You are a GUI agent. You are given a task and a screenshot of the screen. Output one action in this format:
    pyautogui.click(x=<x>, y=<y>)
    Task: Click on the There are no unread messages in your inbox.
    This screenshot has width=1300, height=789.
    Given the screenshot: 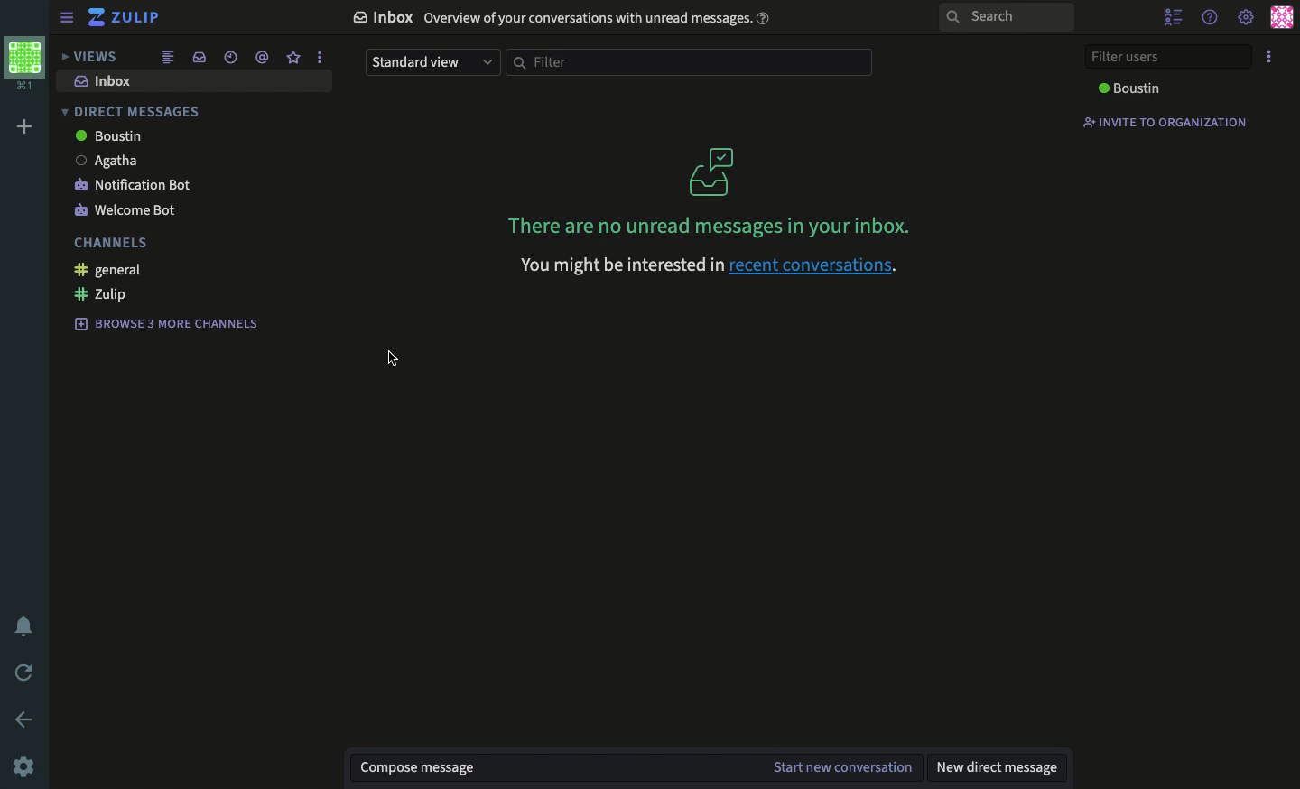 What is the action you would take?
    pyautogui.click(x=713, y=190)
    